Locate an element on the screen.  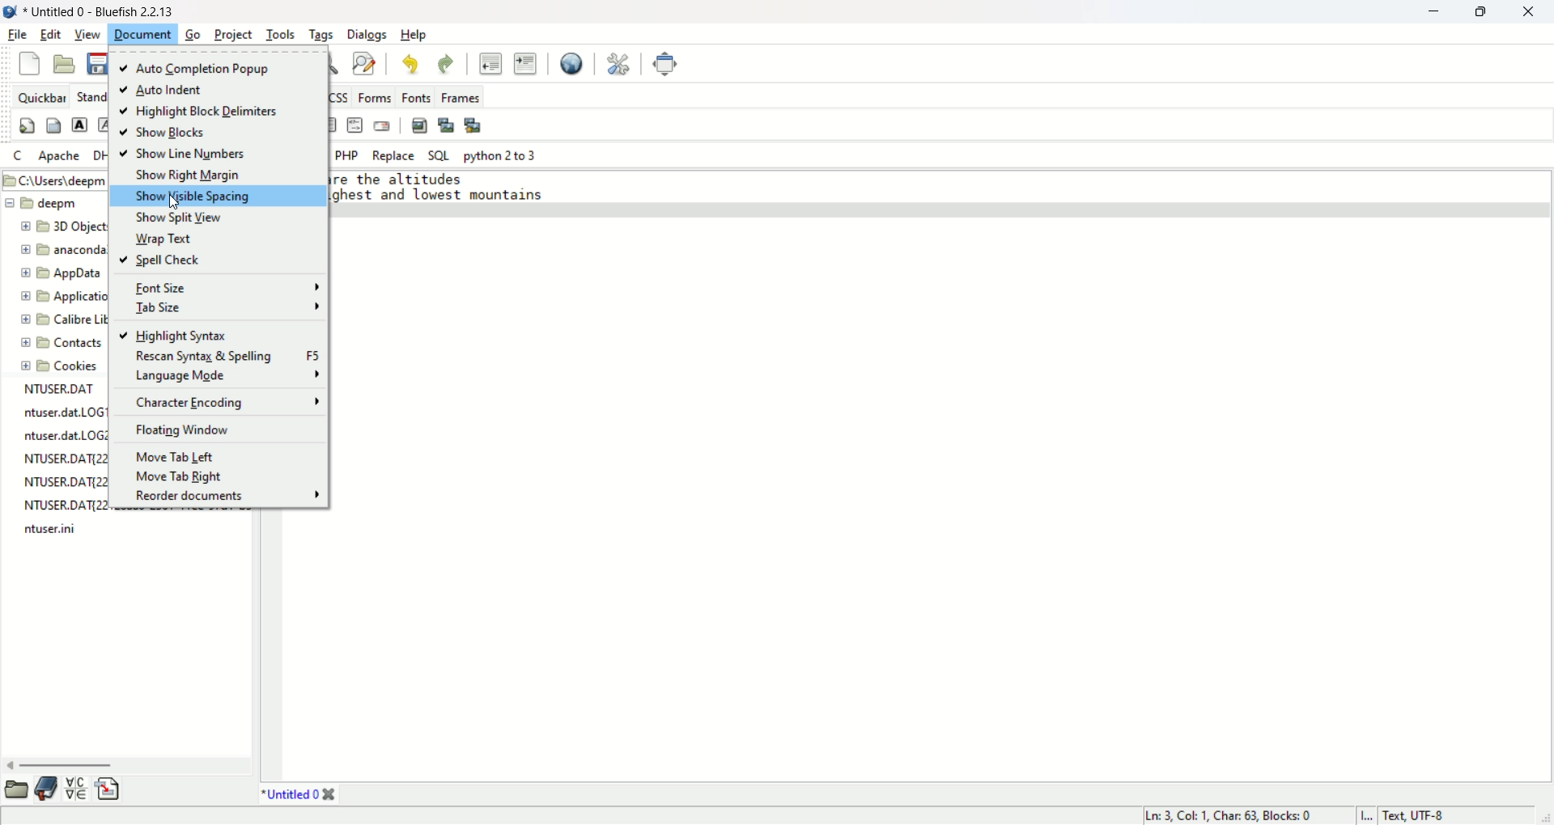
show blocks is located at coordinates (171, 134).